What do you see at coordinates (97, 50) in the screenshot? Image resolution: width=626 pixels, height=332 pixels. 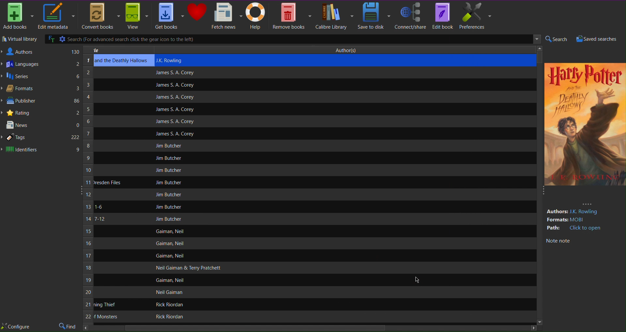 I see `` at bounding box center [97, 50].